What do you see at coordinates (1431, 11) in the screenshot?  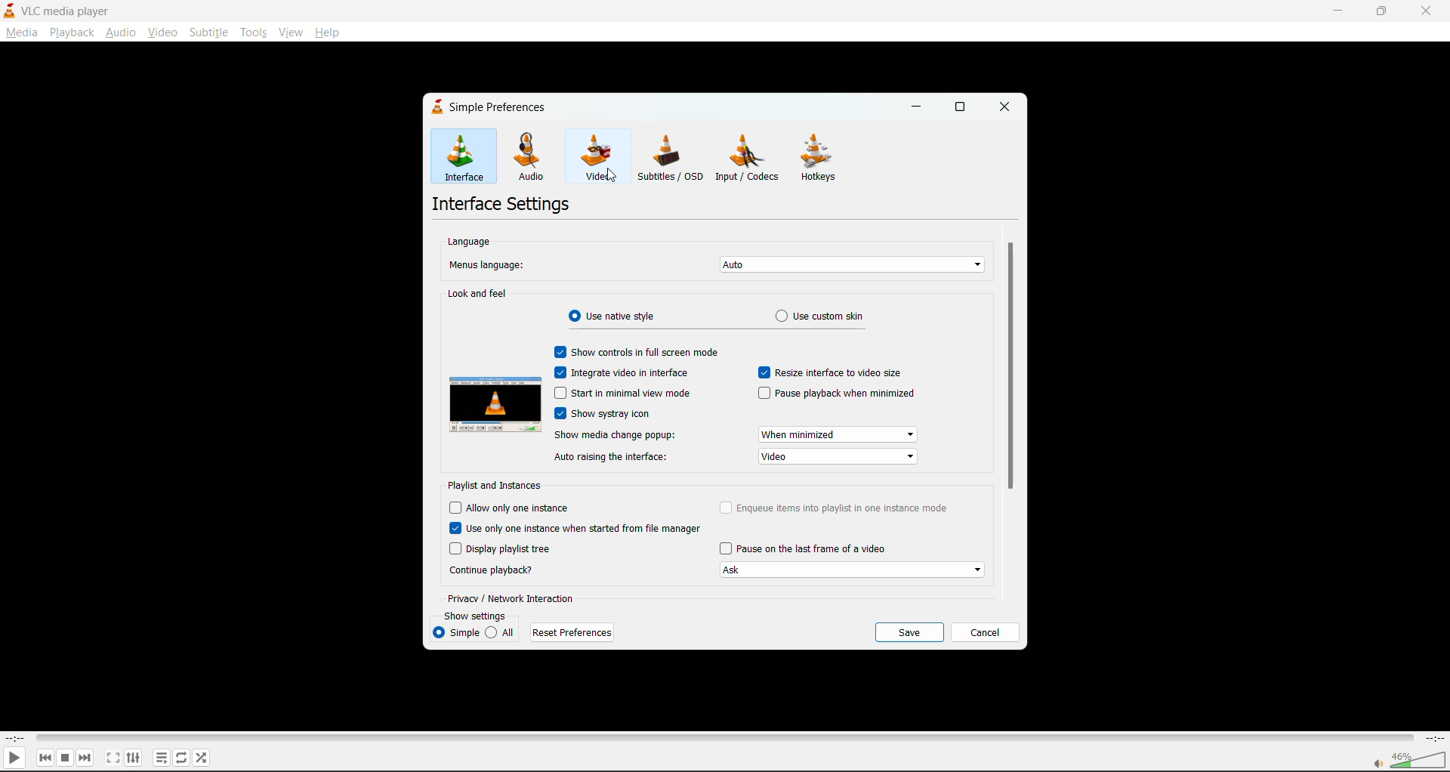 I see `close` at bounding box center [1431, 11].